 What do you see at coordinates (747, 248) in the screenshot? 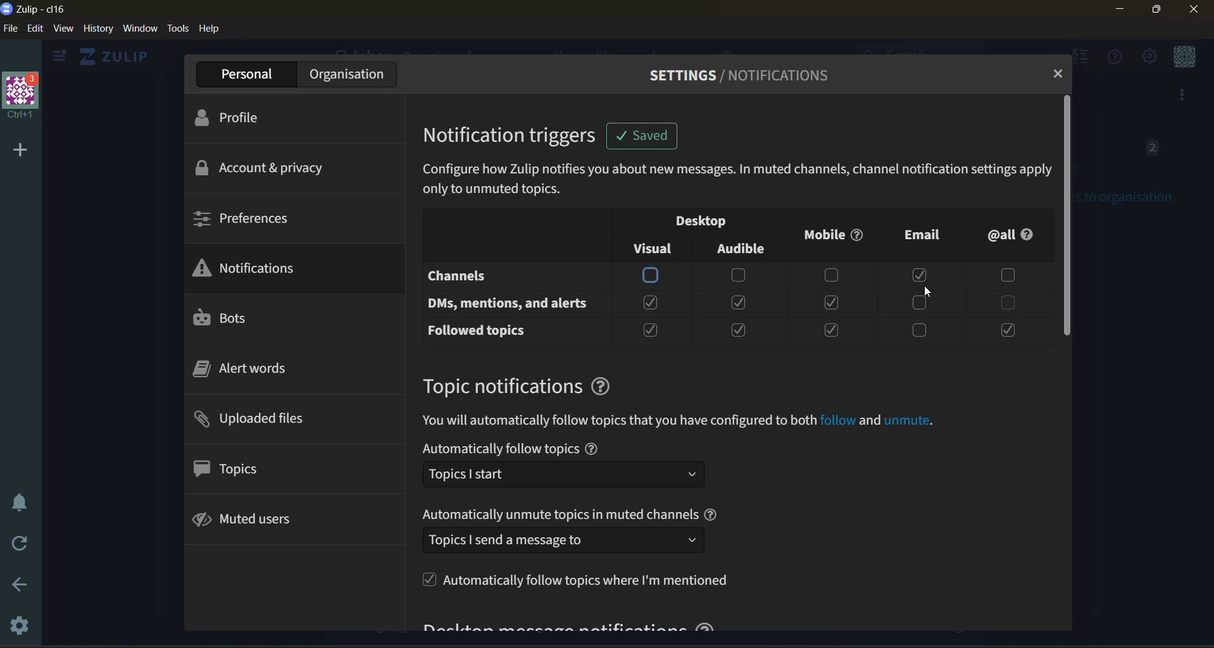
I see `audible` at bounding box center [747, 248].